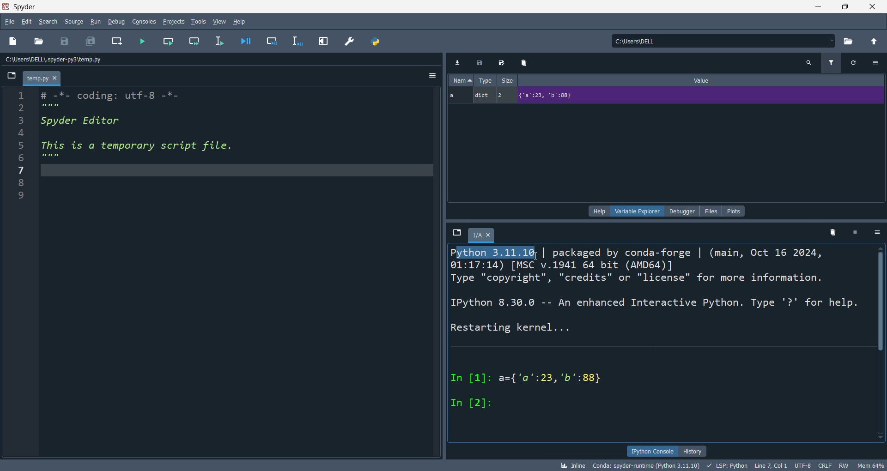  I want to click on help, so click(241, 22).